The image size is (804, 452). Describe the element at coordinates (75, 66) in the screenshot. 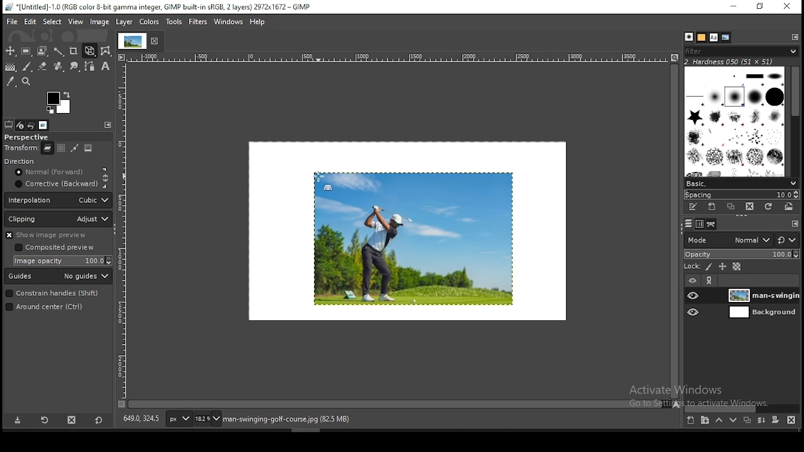

I see `smudge tool` at that location.